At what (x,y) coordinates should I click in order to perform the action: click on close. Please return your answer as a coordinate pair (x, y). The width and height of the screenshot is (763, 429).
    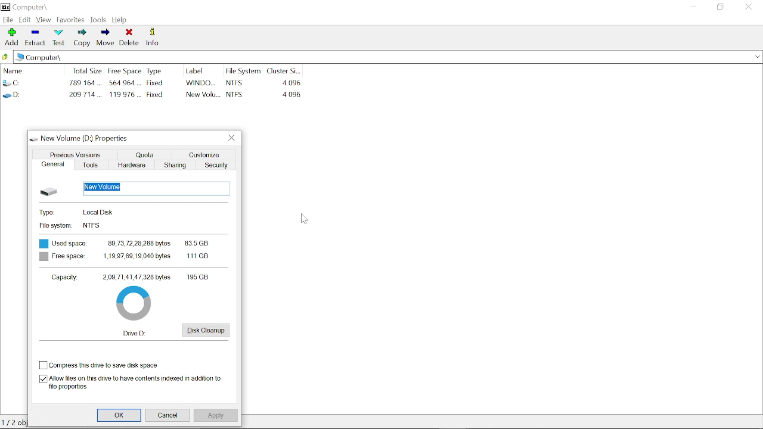
    Looking at the image, I should click on (748, 7).